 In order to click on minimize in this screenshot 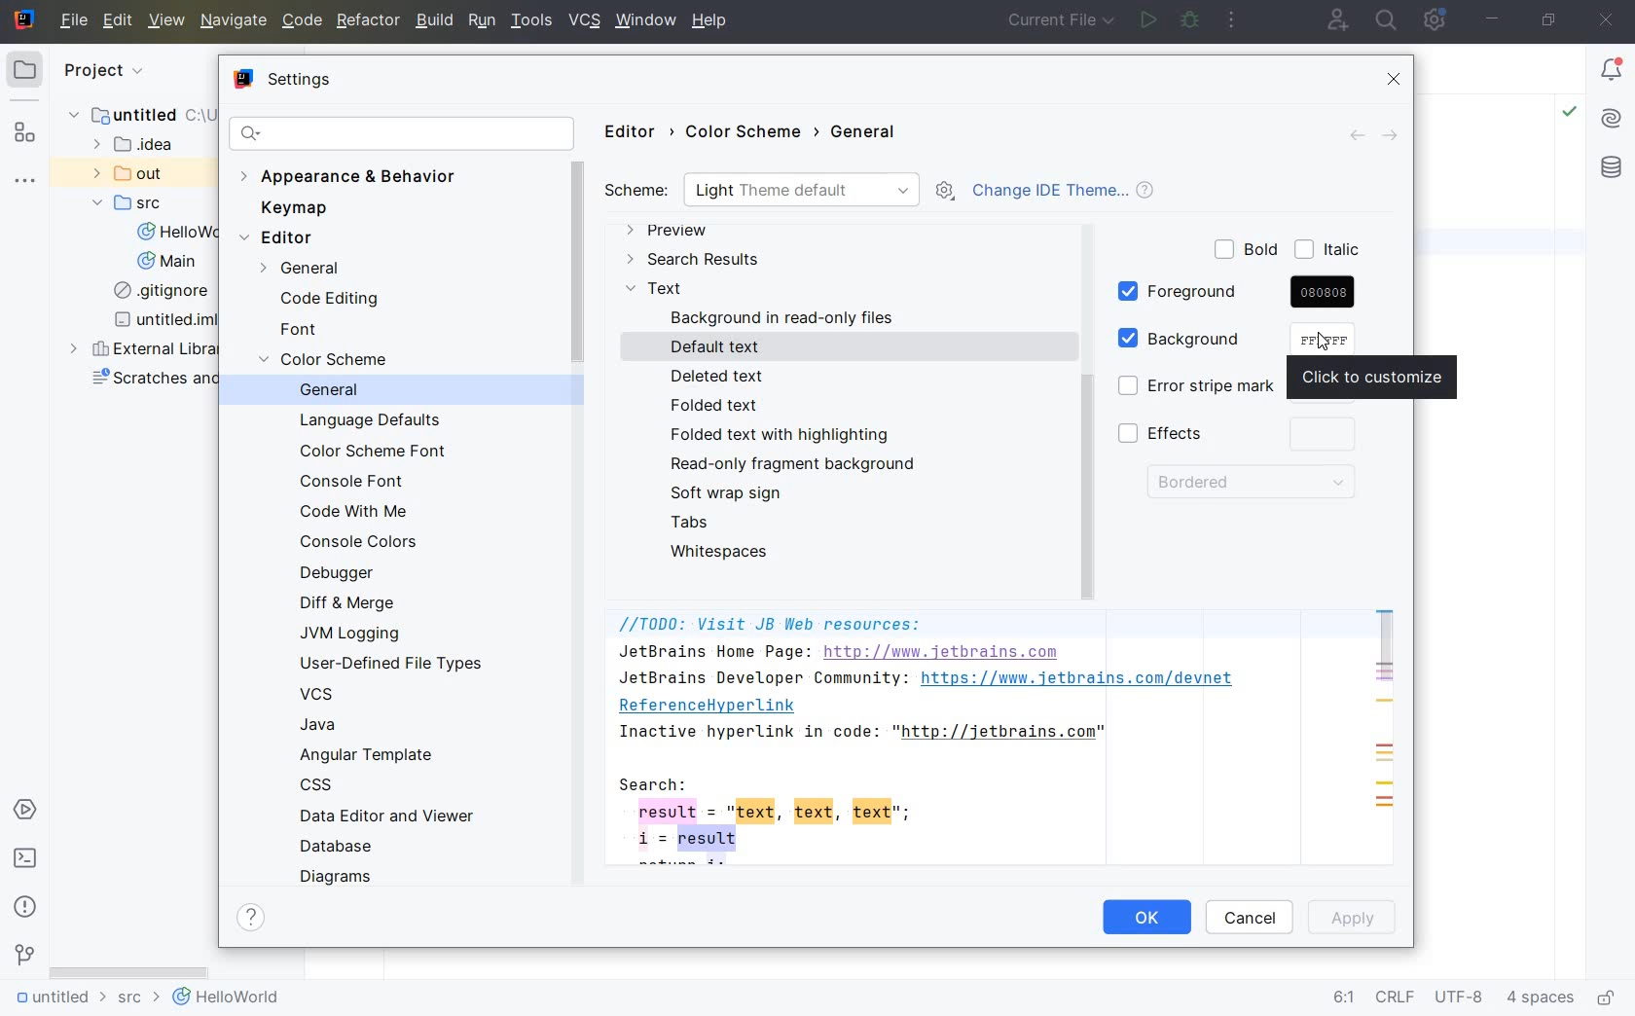, I will do `click(1495, 20)`.